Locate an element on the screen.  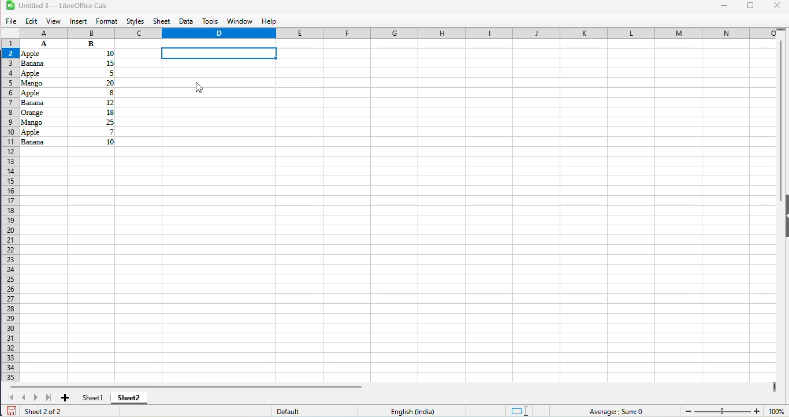
insert is located at coordinates (78, 21).